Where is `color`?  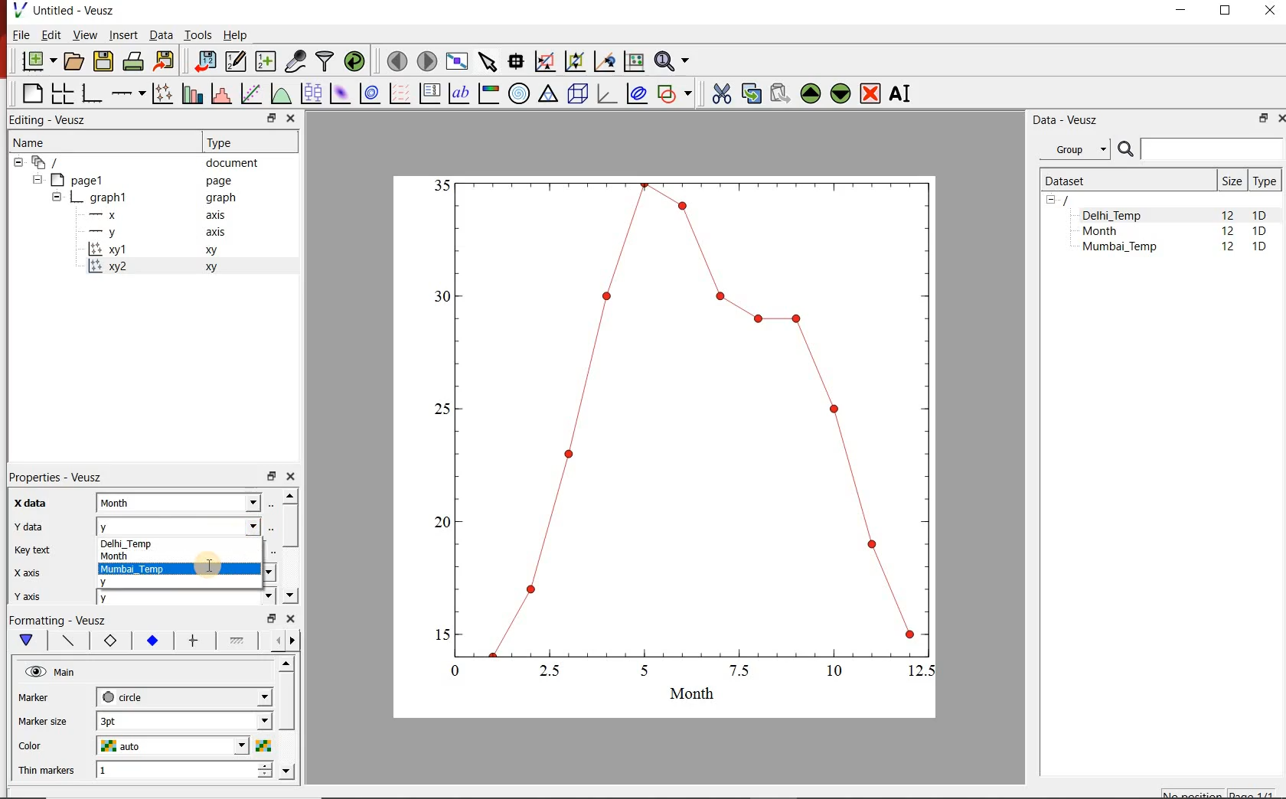
color is located at coordinates (44, 746).